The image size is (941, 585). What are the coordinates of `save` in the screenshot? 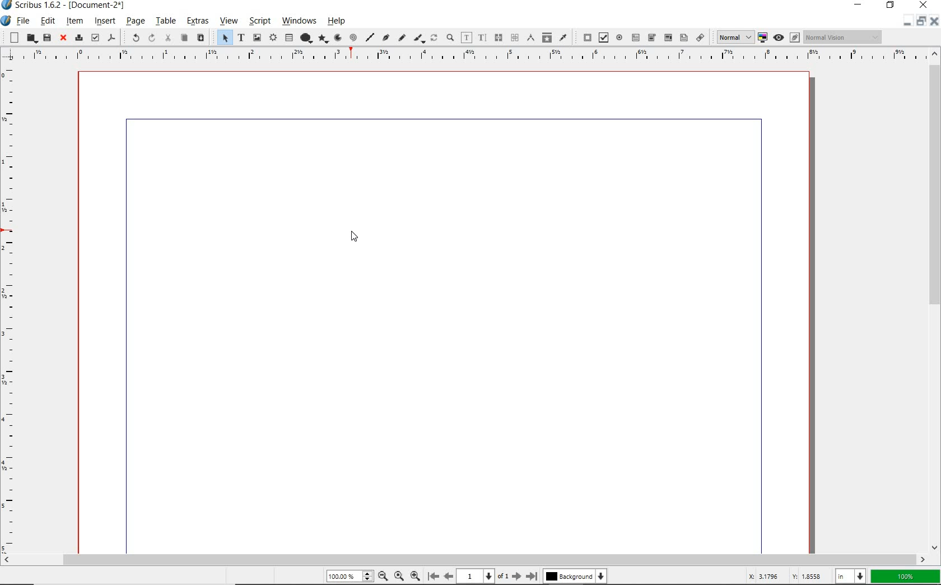 It's located at (46, 37).